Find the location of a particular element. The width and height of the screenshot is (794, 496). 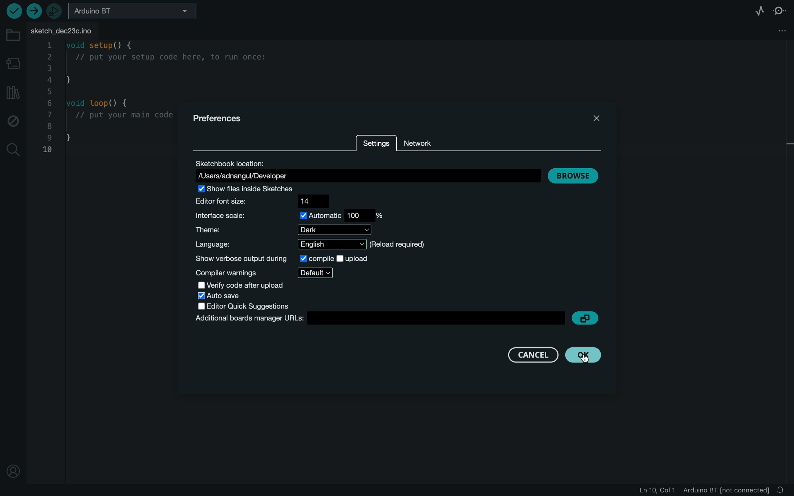

show files is located at coordinates (255, 188).